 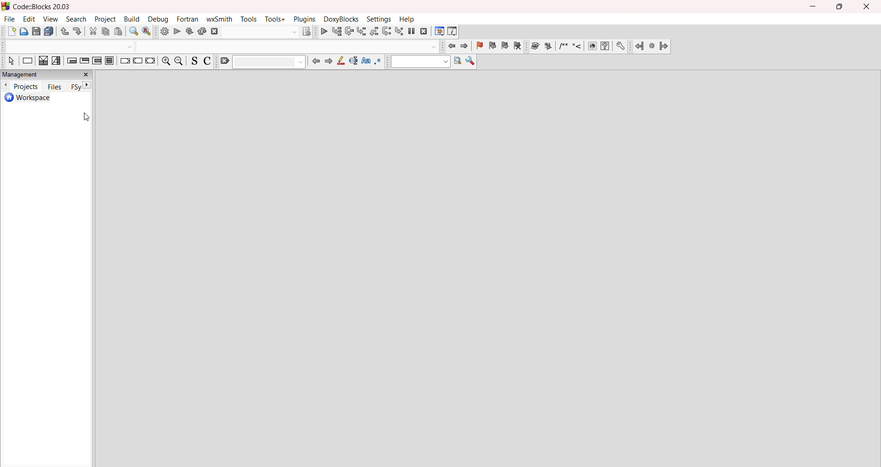 What do you see at coordinates (28, 62) in the screenshot?
I see `instruction` at bounding box center [28, 62].